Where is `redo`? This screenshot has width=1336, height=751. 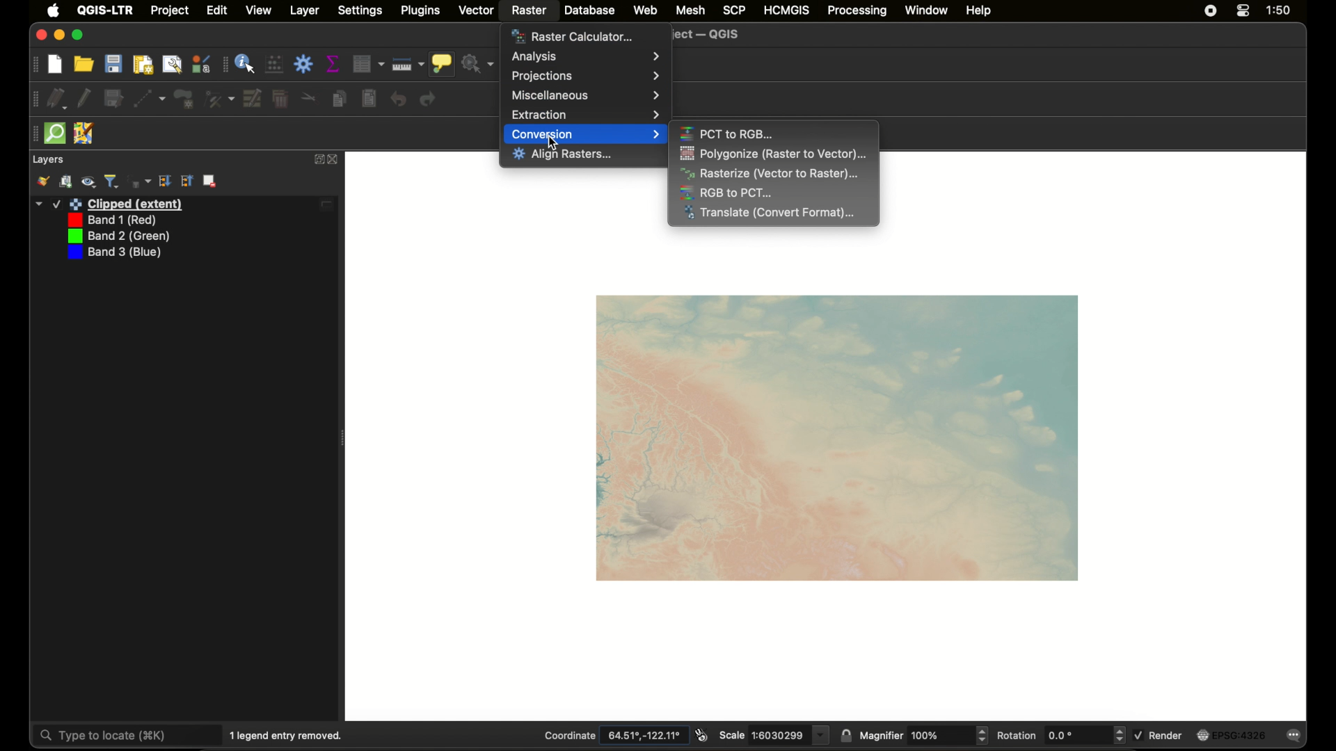
redo is located at coordinates (429, 99).